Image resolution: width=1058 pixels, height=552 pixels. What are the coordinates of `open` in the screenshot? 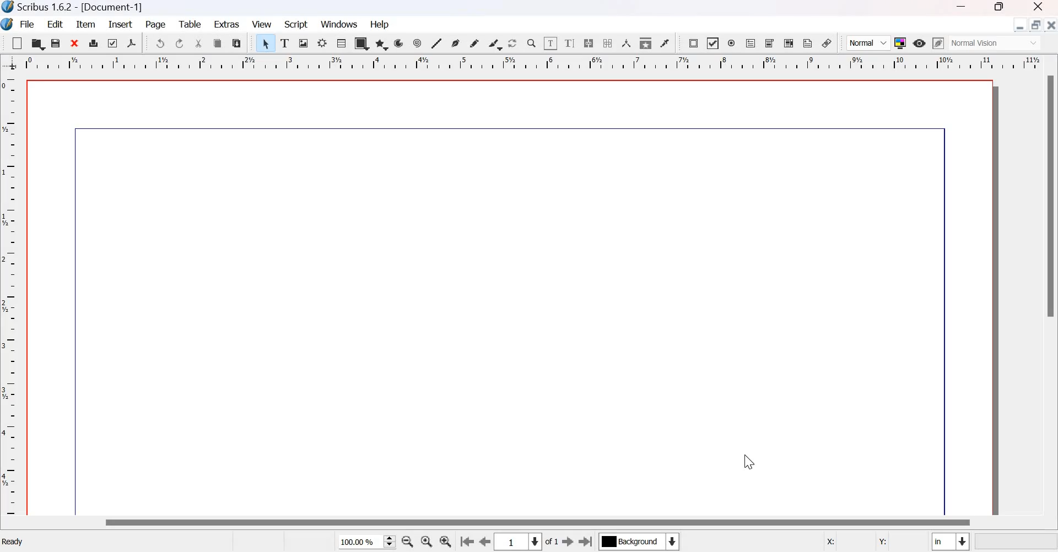 It's located at (37, 44).